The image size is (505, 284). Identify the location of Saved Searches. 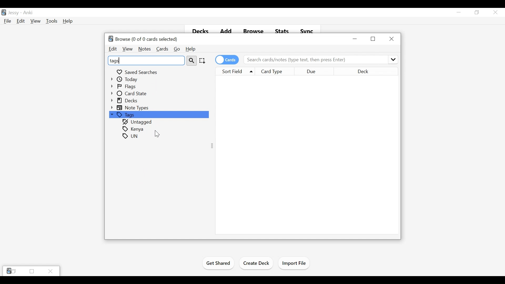
(138, 72).